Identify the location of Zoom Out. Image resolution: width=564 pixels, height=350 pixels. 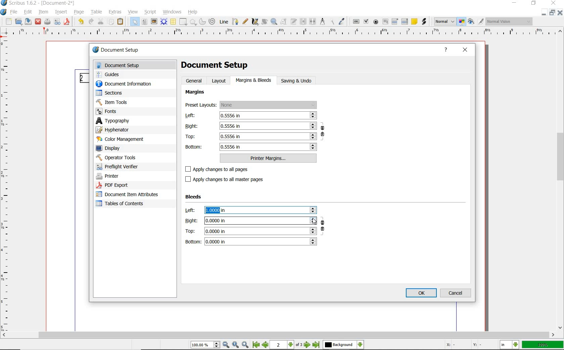
(226, 345).